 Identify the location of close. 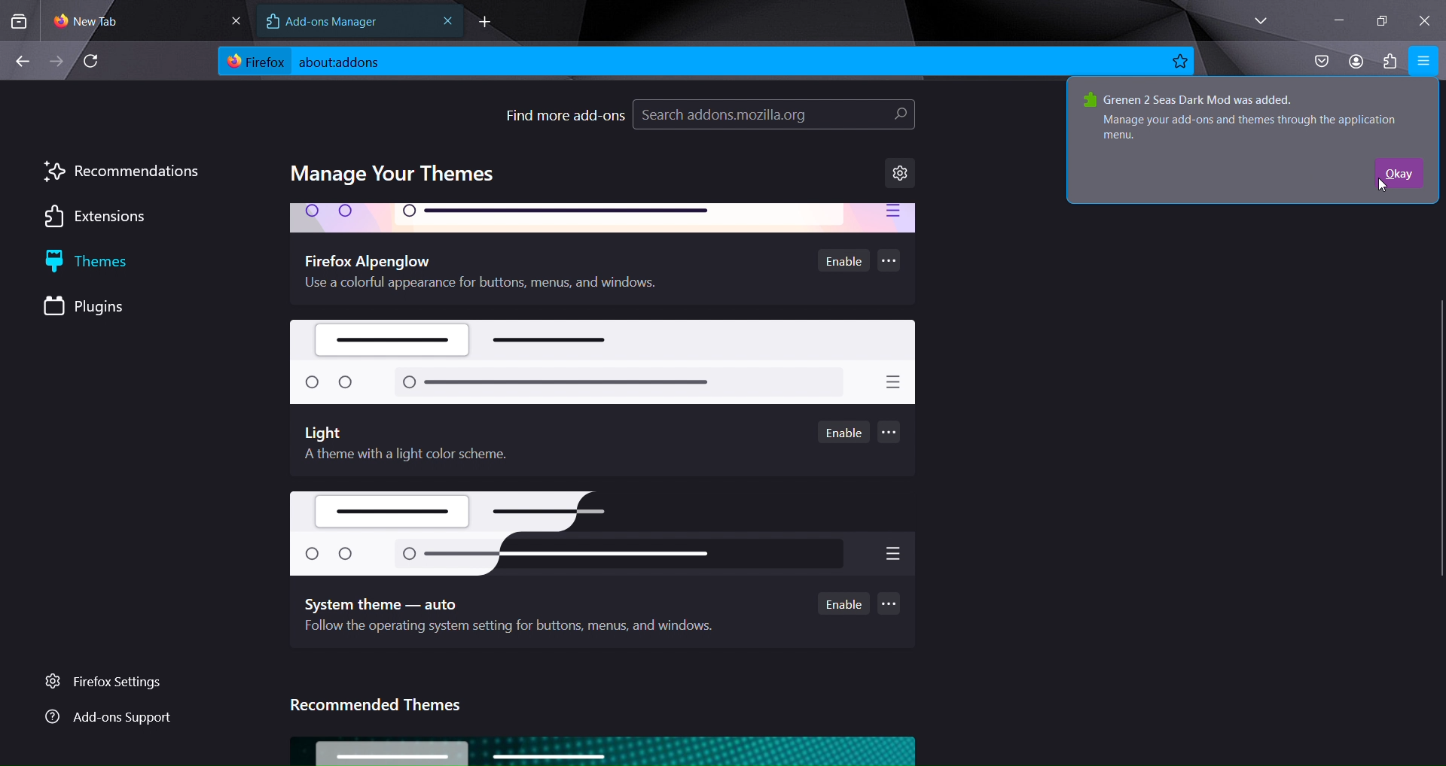
(1425, 18).